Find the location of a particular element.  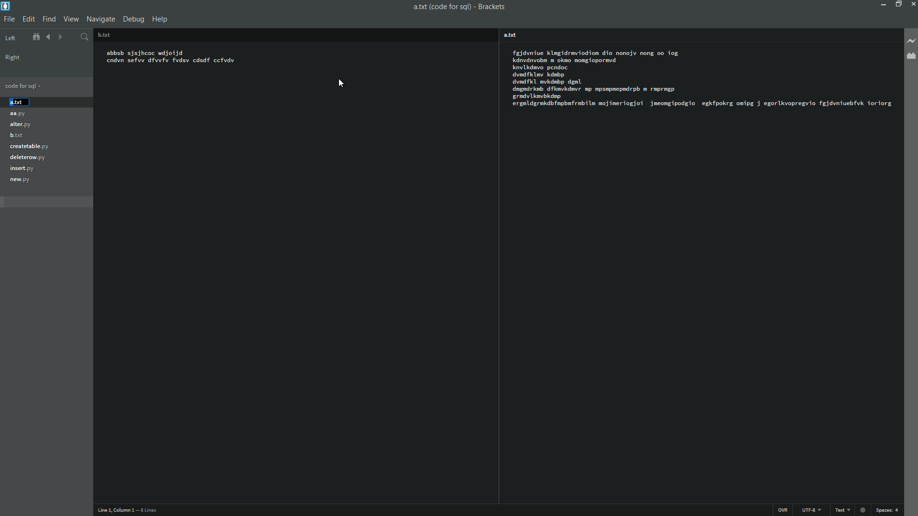

File encoding is located at coordinates (813, 510).